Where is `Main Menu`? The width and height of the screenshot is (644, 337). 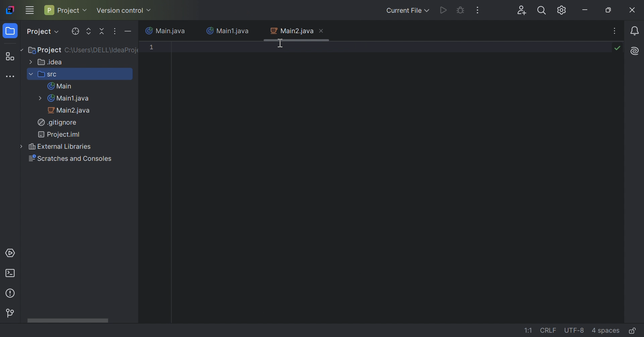
Main Menu is located at coordinates (30, 11).